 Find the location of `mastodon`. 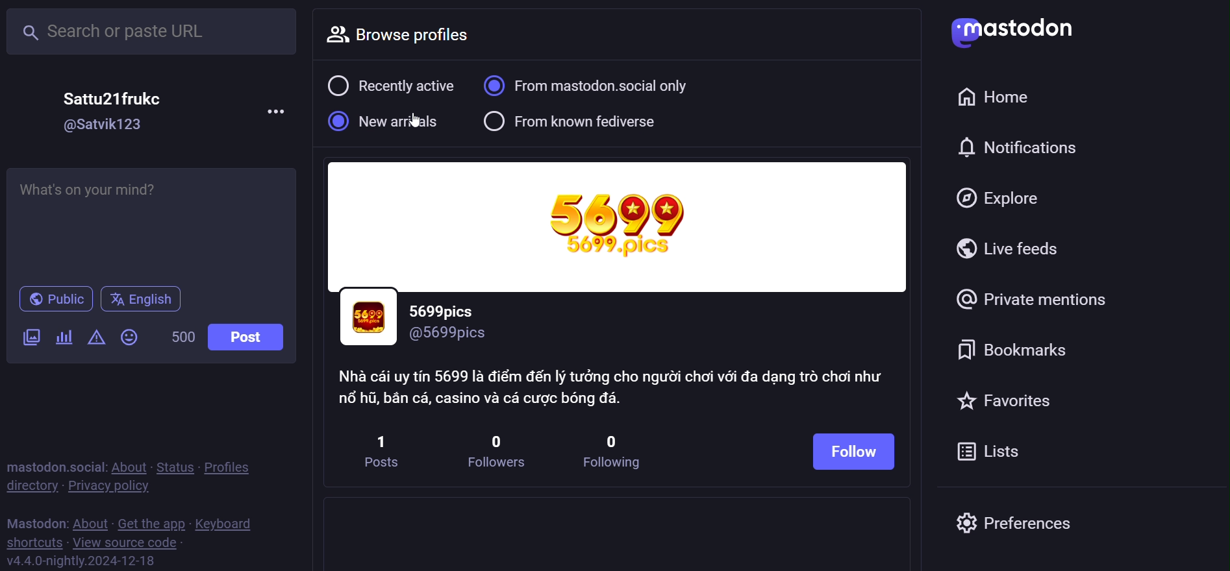

mastodon is located at coordinates (36, 520).